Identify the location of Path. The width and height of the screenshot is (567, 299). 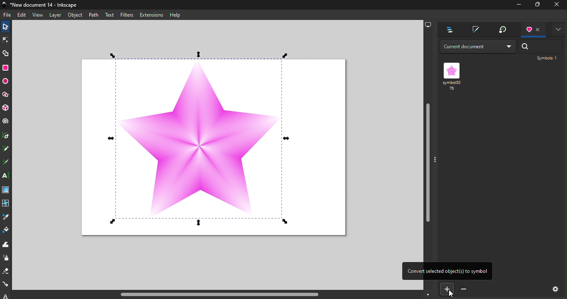
(93, 14).